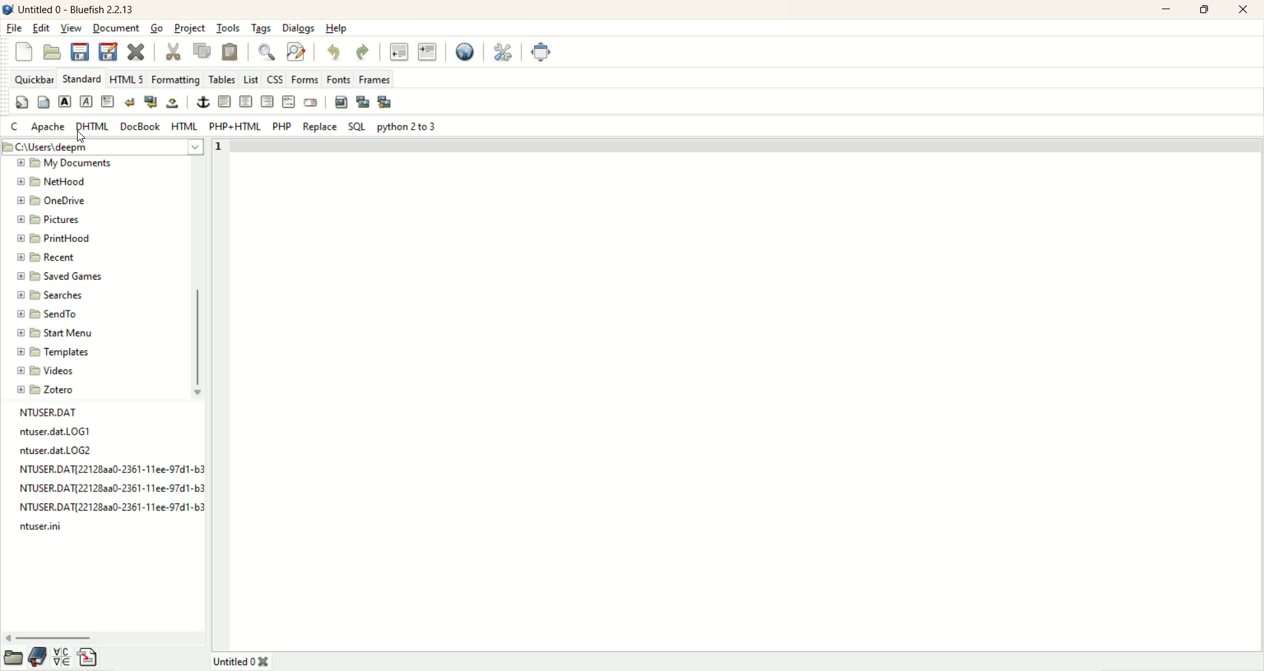 This screenshot has height=671, width=1264. I want to click on open, so click(12, 660).